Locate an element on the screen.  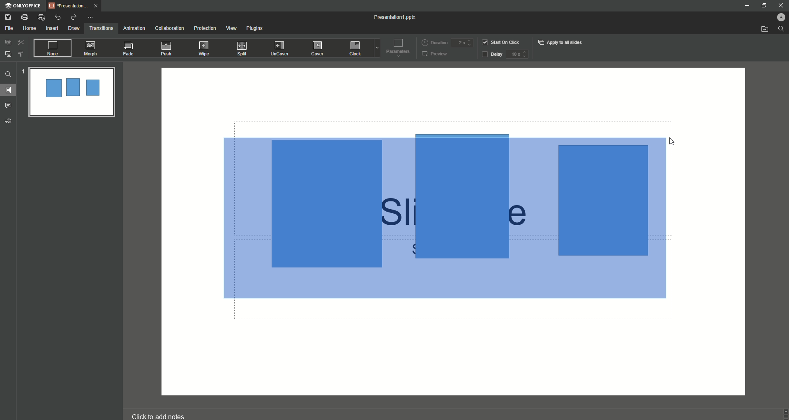
Fade is located at coordinates (129, 50).